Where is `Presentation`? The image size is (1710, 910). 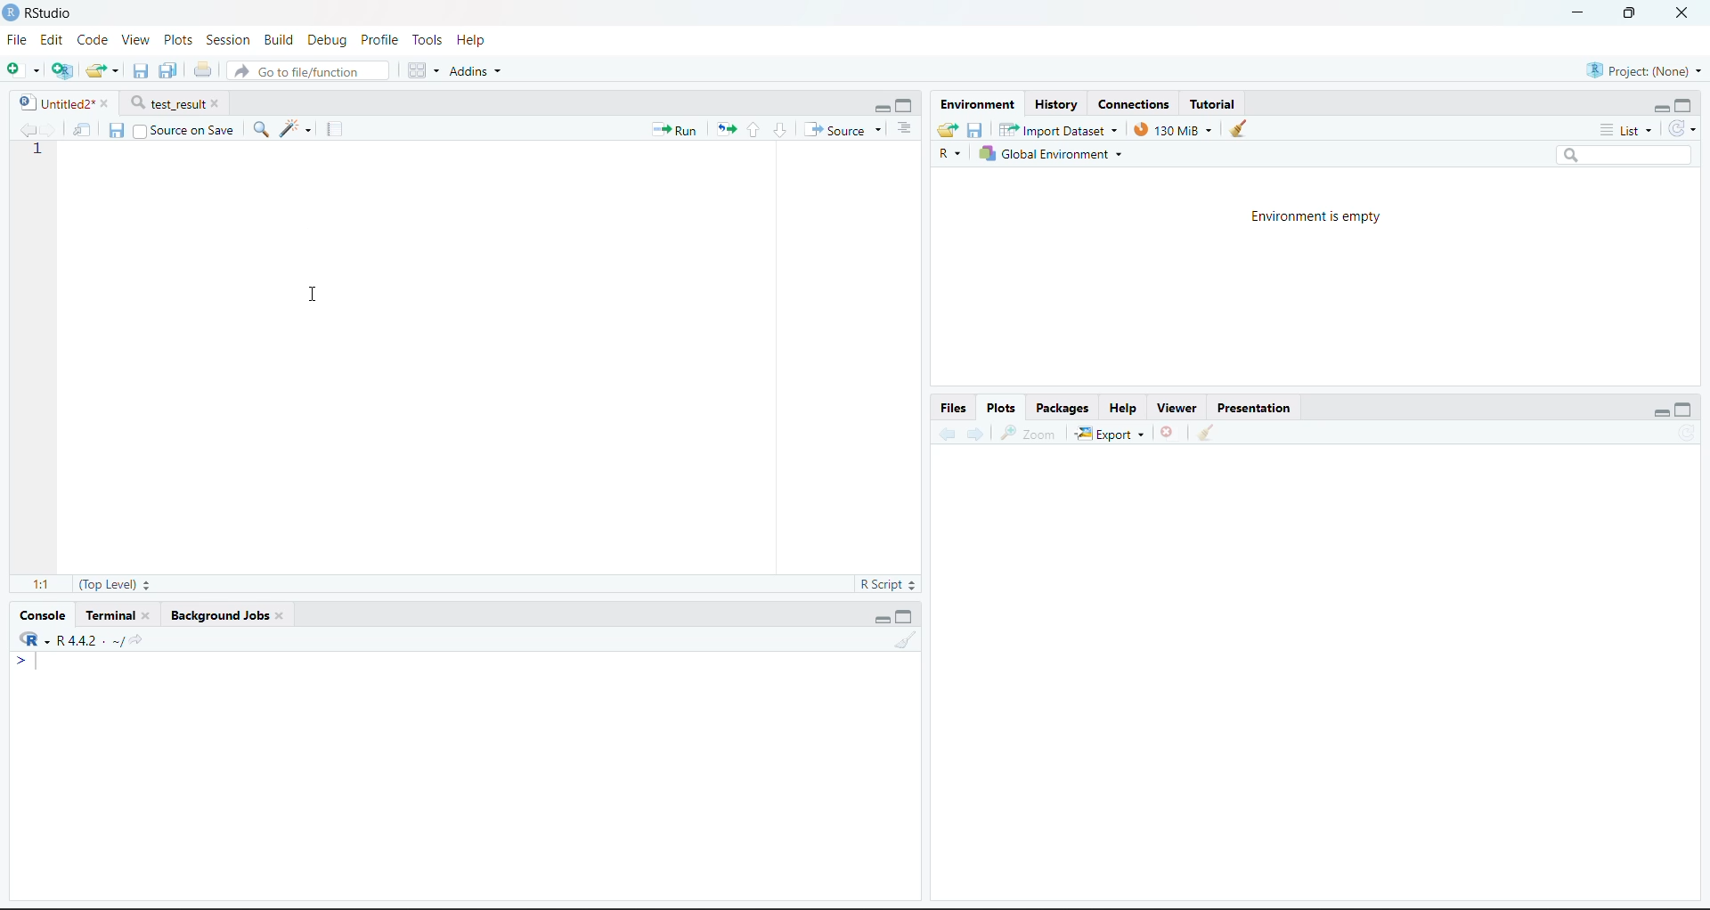 Presentation is located at coordinates (1254, 404).